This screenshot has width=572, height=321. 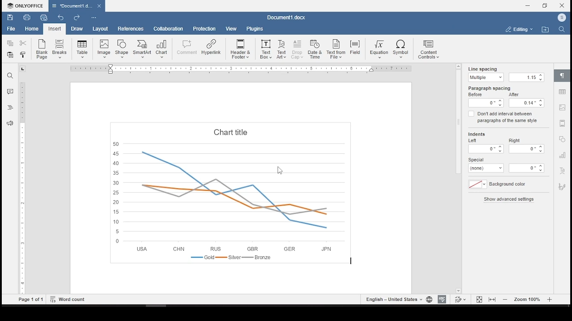 I want to click on after, so click(x=526, y=99).